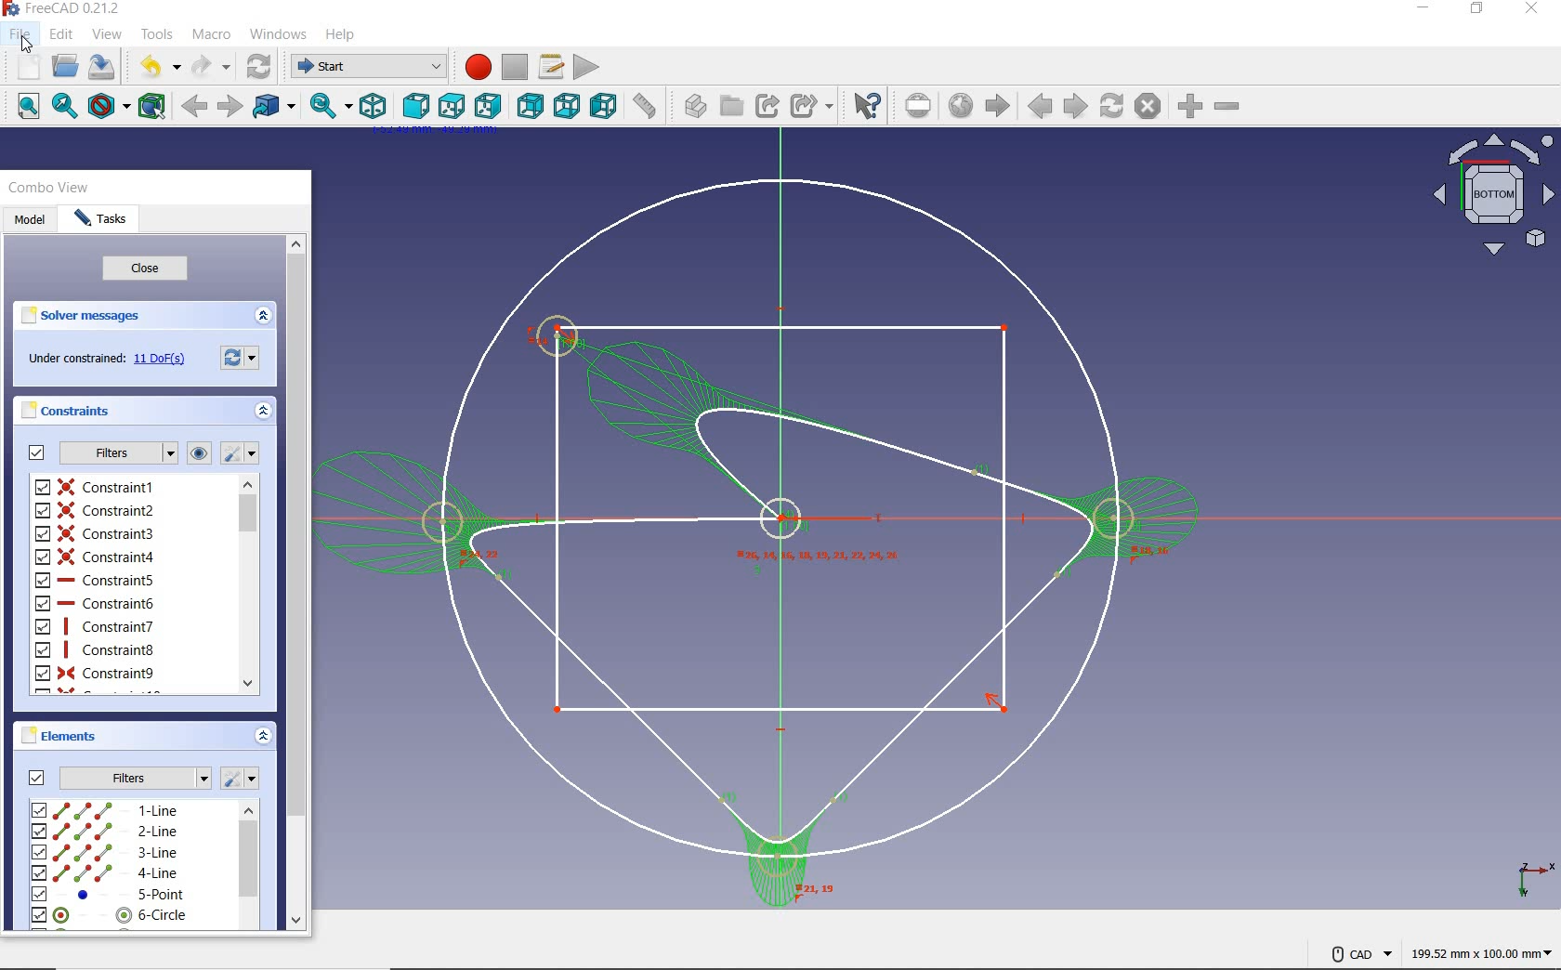 Image resolution: width=1561 pixels, height=970 pixels. Describe the element at coordinates (105, 873) in the screenshot. I see `4-line` at that location.